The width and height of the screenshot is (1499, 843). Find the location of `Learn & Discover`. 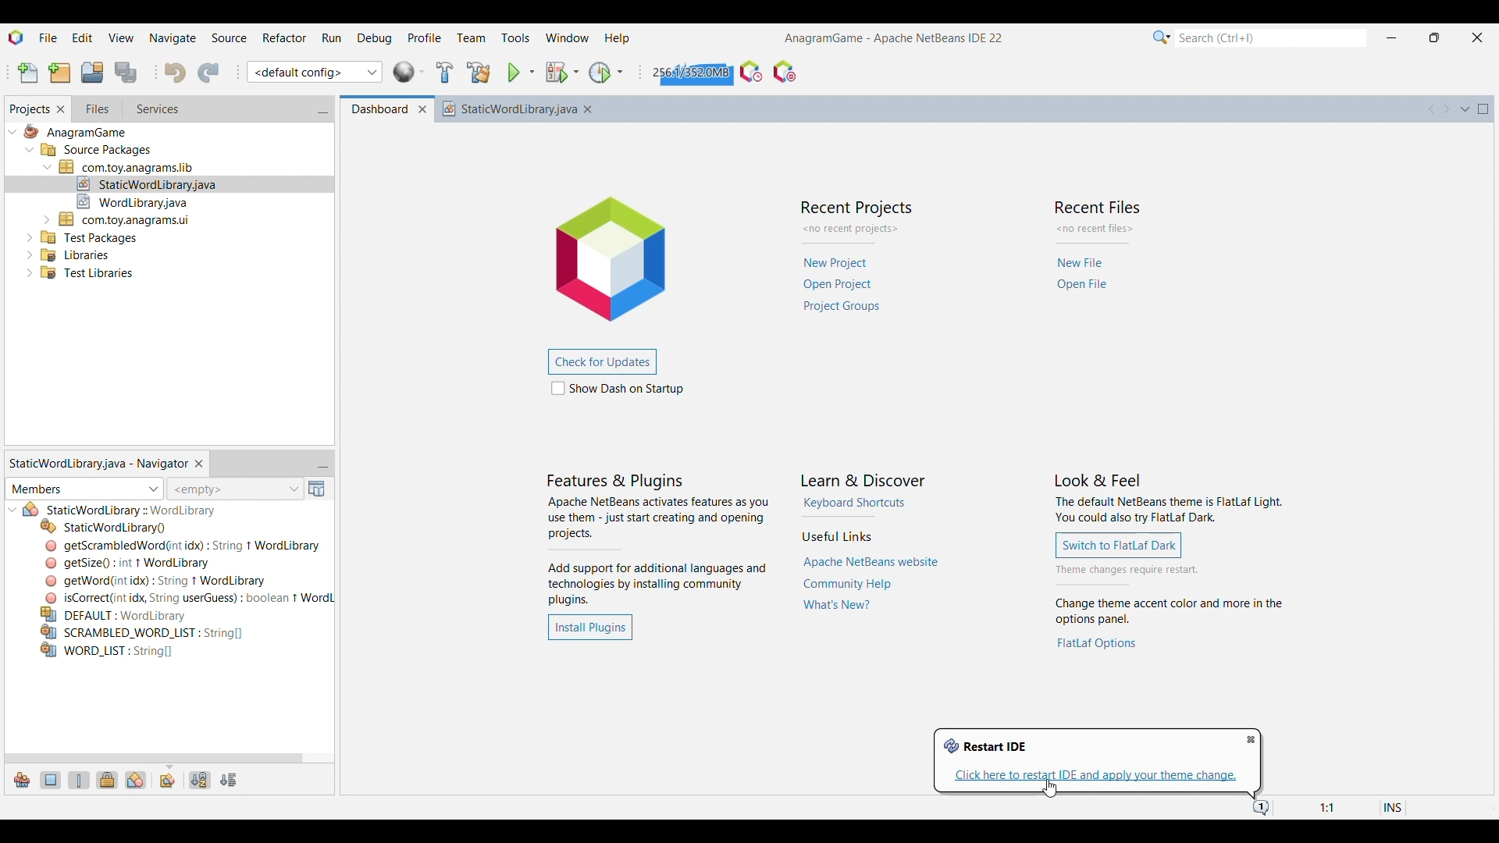

Learn & Discover is located at coordinates (864, 481).